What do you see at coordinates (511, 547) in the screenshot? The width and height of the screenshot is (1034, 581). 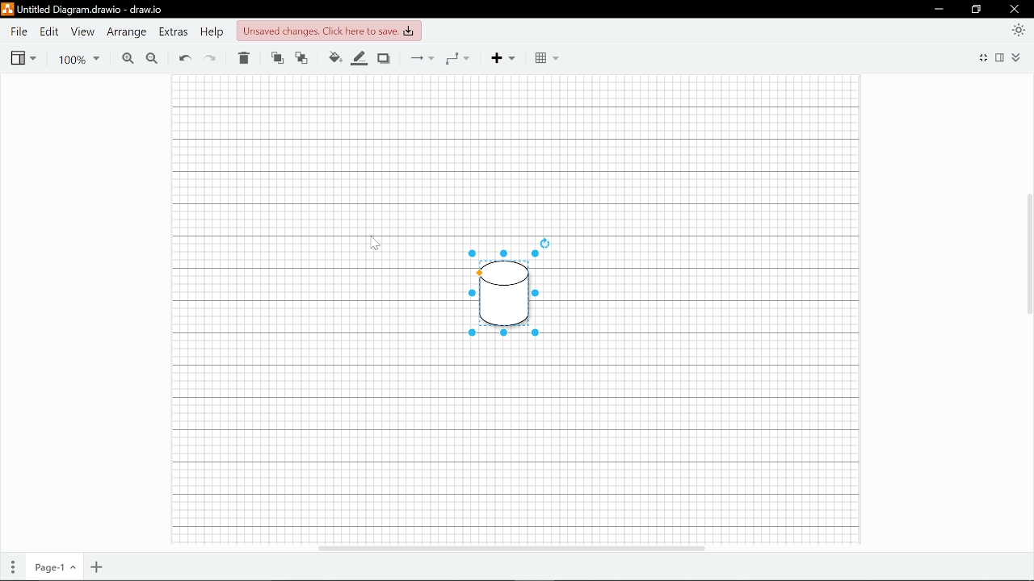 I see `Horizontal scrollbar` at bounding box center [511, 547].